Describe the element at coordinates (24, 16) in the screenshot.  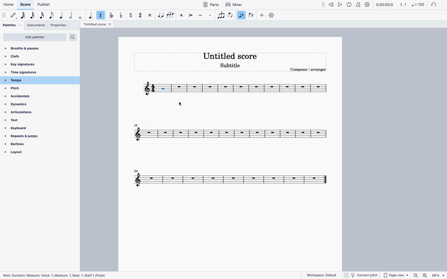
I see `64th note` at that location.